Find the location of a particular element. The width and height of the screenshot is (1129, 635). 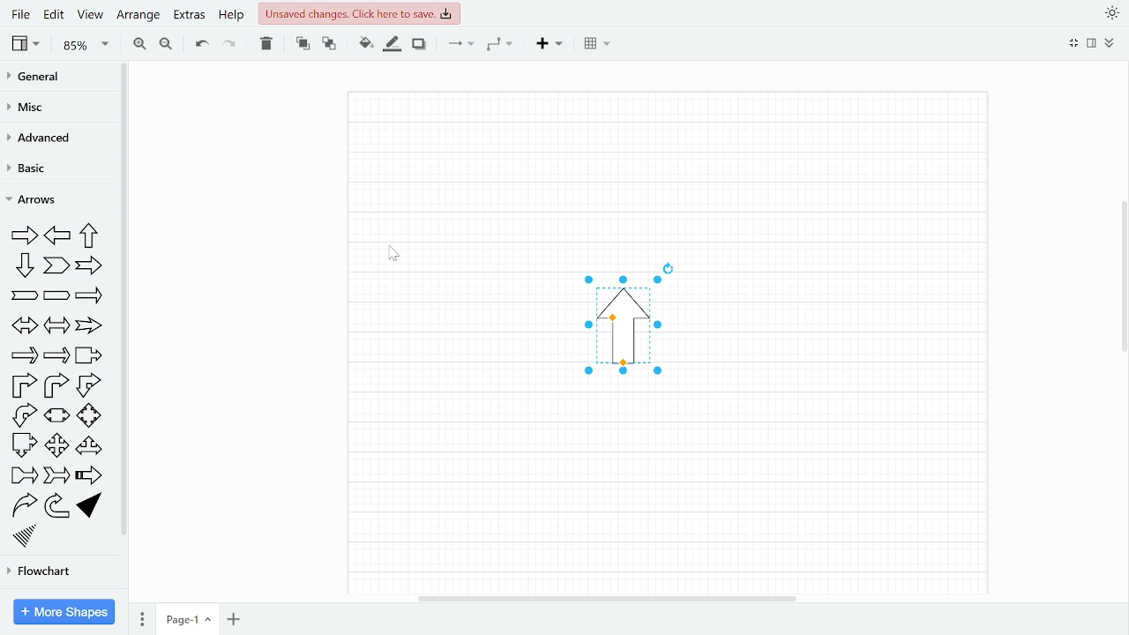

Help is located at coordinates (233, 15).